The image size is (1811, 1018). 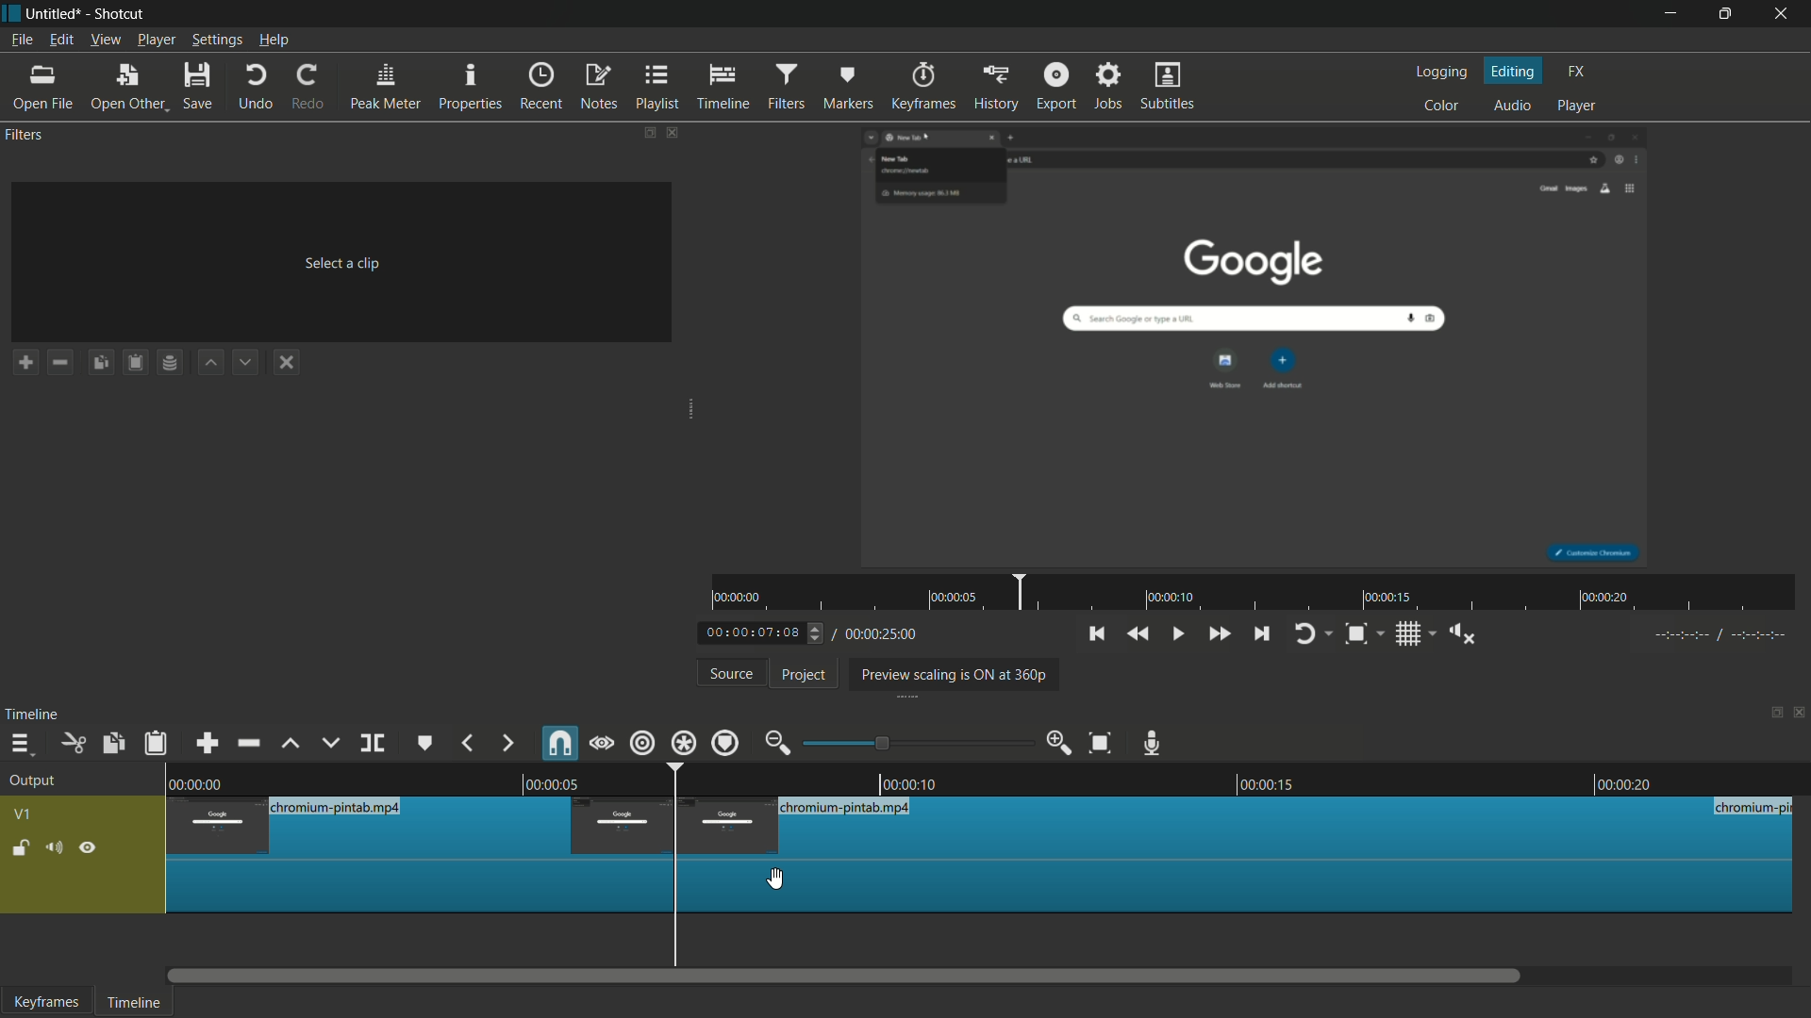 I want to click on subtitles, so click(x=1170, y=85).